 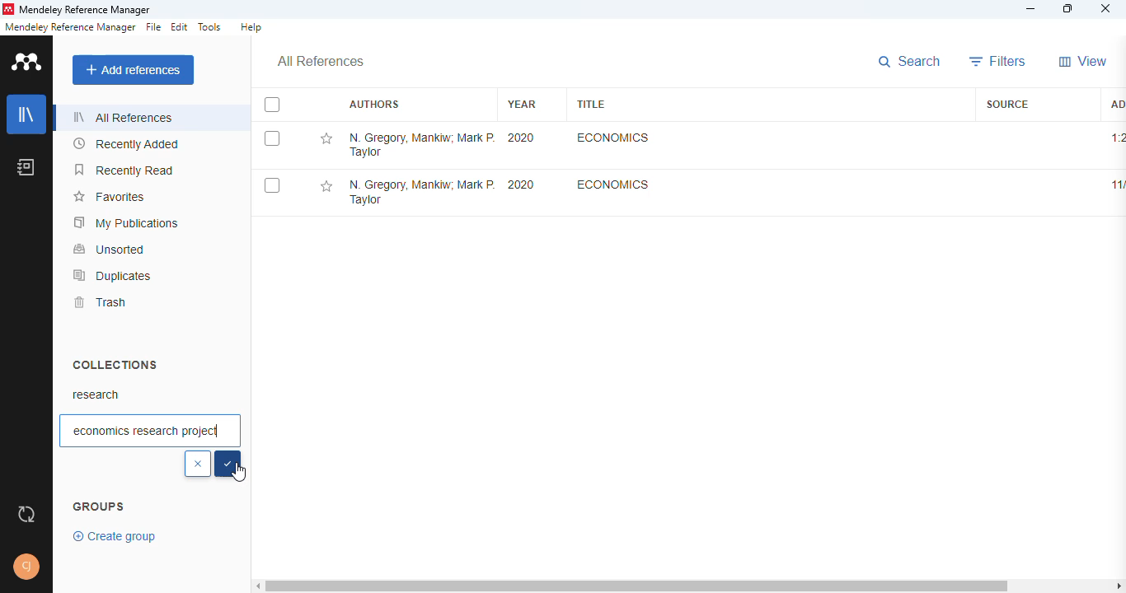 I want to click on file, so click(x=153, y=27).